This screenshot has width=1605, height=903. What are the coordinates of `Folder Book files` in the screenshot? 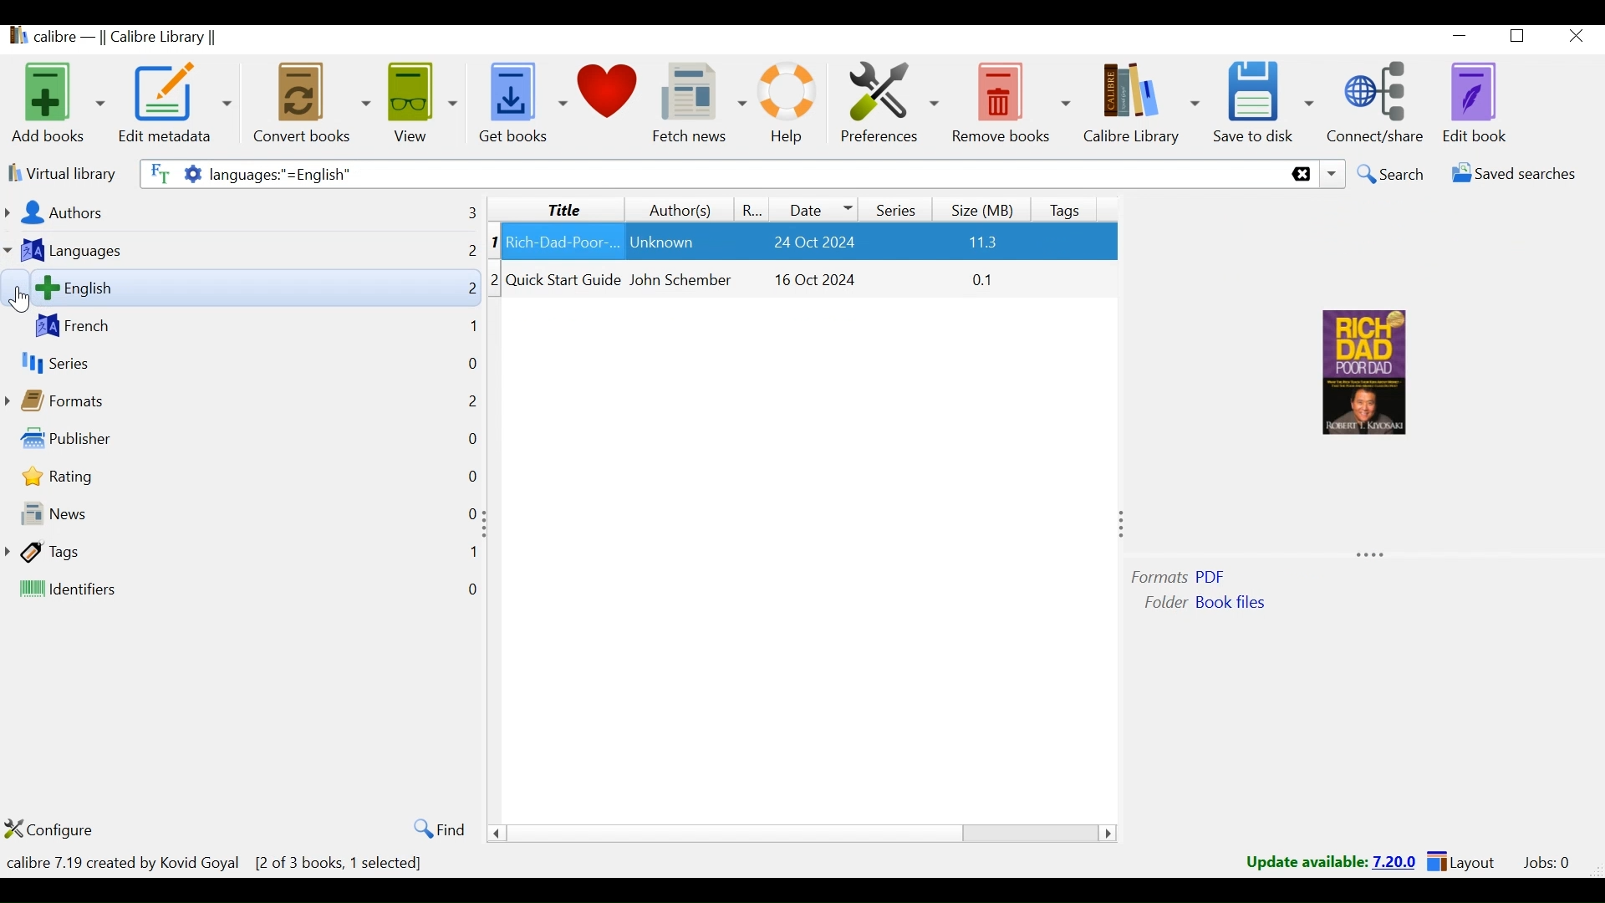 It's located at (1210, 607).